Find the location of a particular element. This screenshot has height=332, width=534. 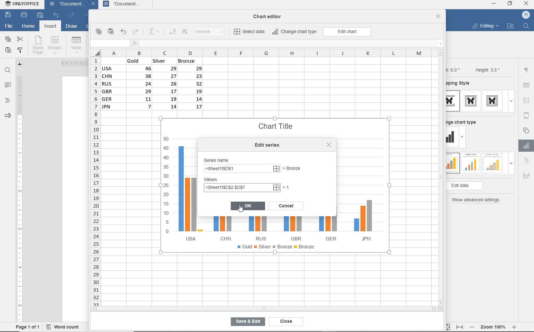

ruler is located at coordinates (19, 196).